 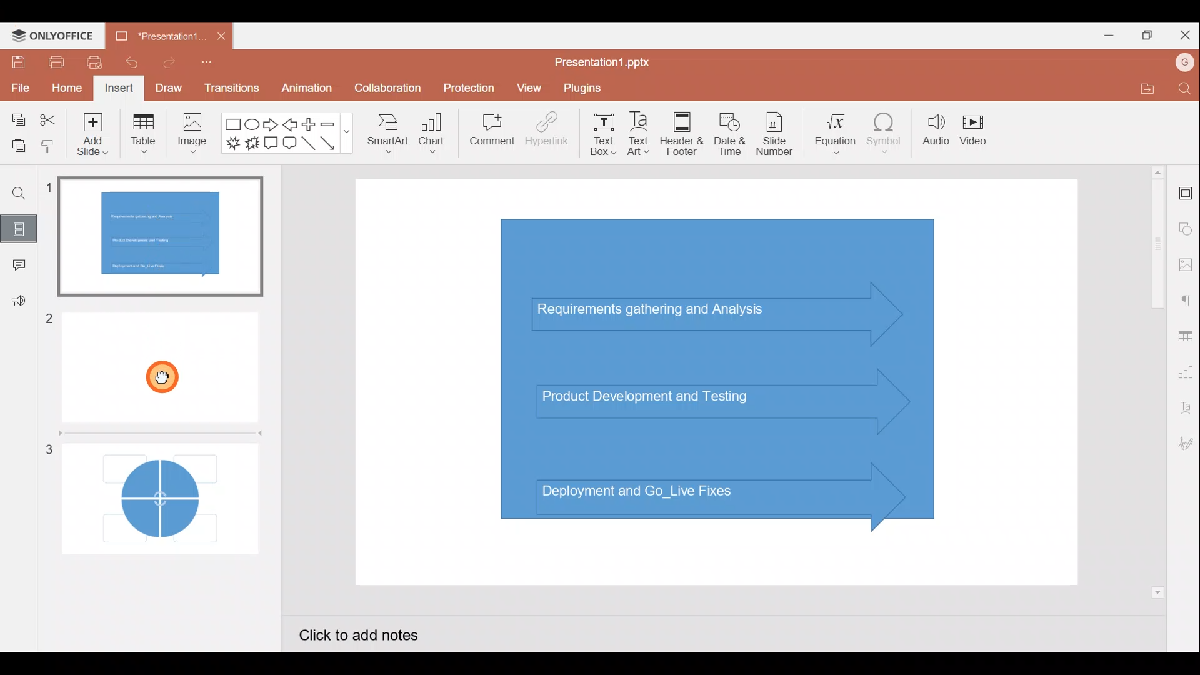 What do you see at coordinates (308, 144) in the screenshot?
I see `Line` at bounding box center [308, 144].